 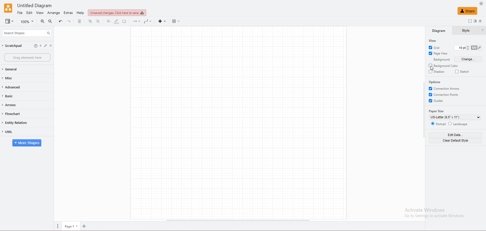 I want to click on connection points, so click(x=445, y=94).